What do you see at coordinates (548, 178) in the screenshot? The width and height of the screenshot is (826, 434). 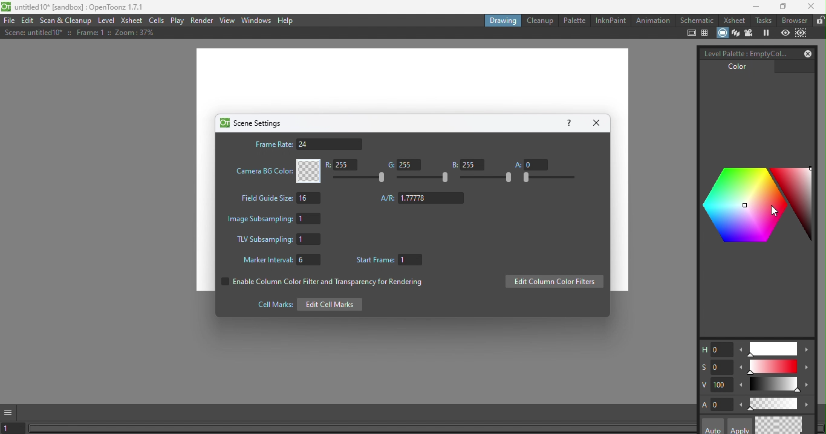 I see `Slide bar` at bounding box center [548, 178].